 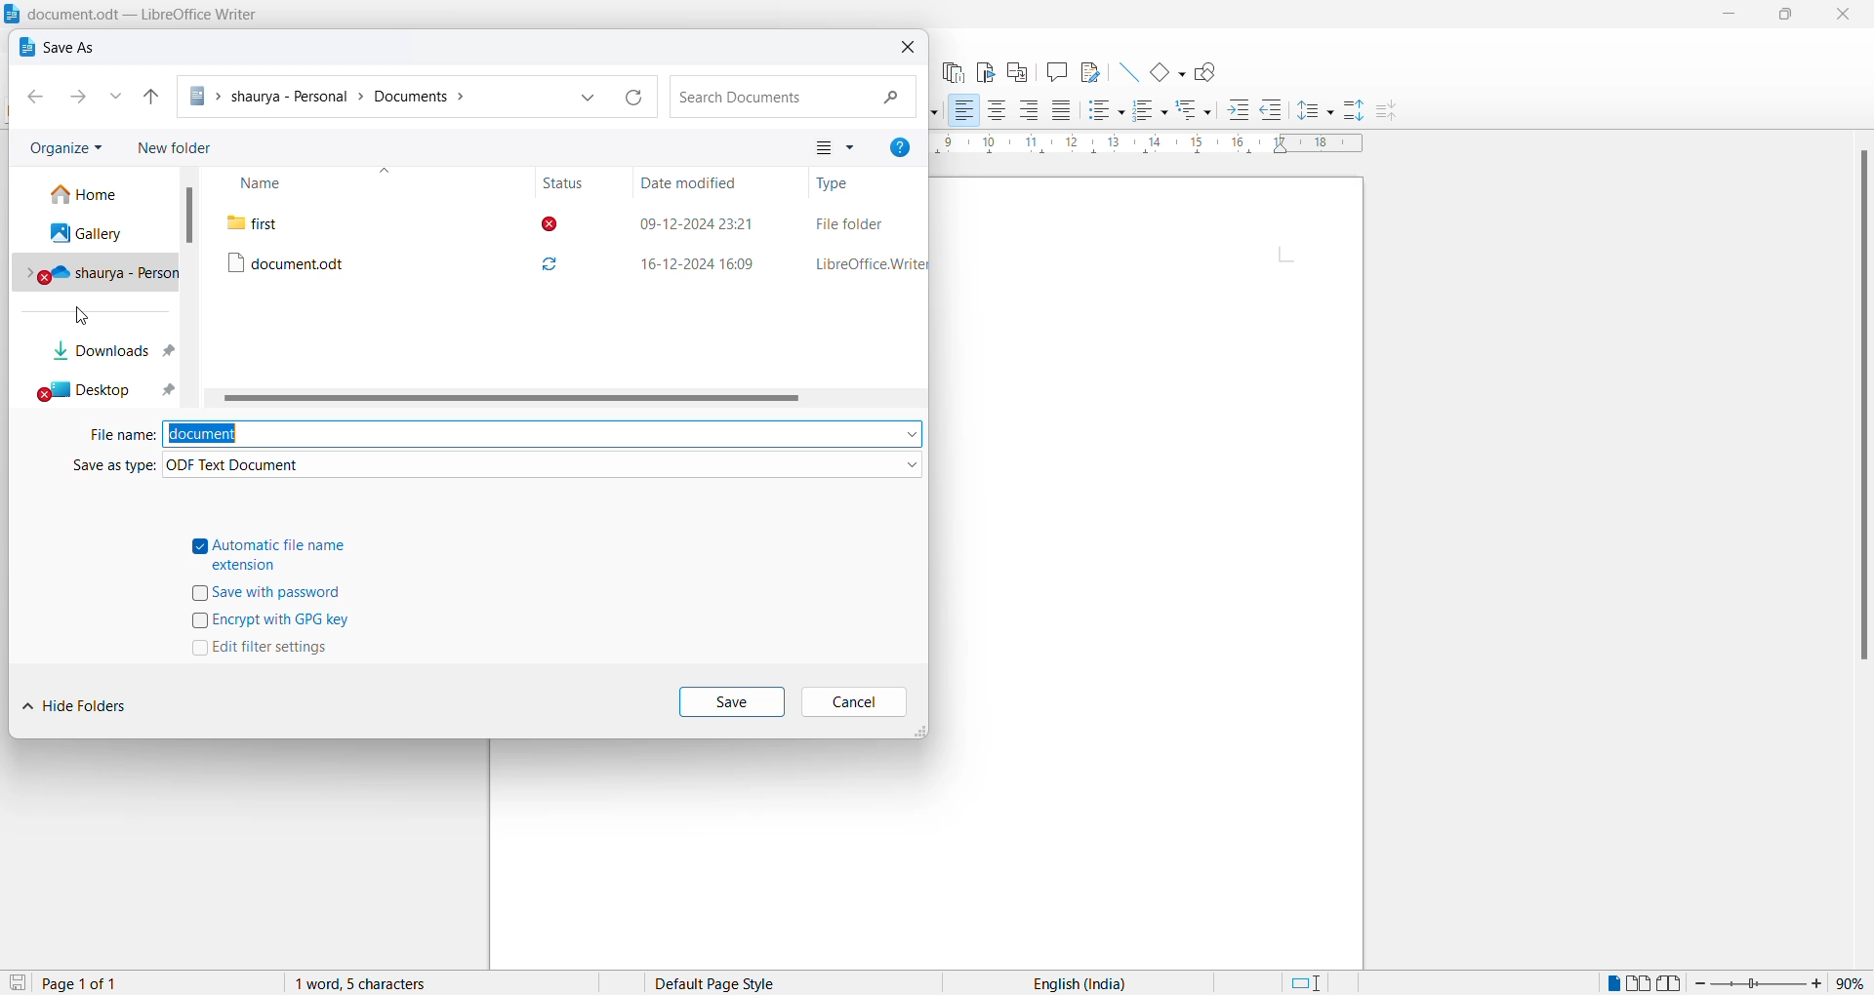 I want to click on Align Centre, so click(x=997, y=111).